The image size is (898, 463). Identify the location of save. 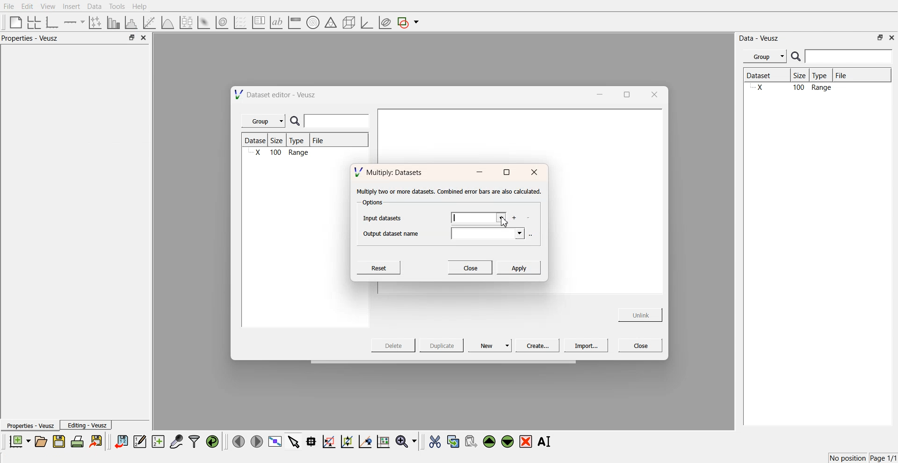
(60, 441).